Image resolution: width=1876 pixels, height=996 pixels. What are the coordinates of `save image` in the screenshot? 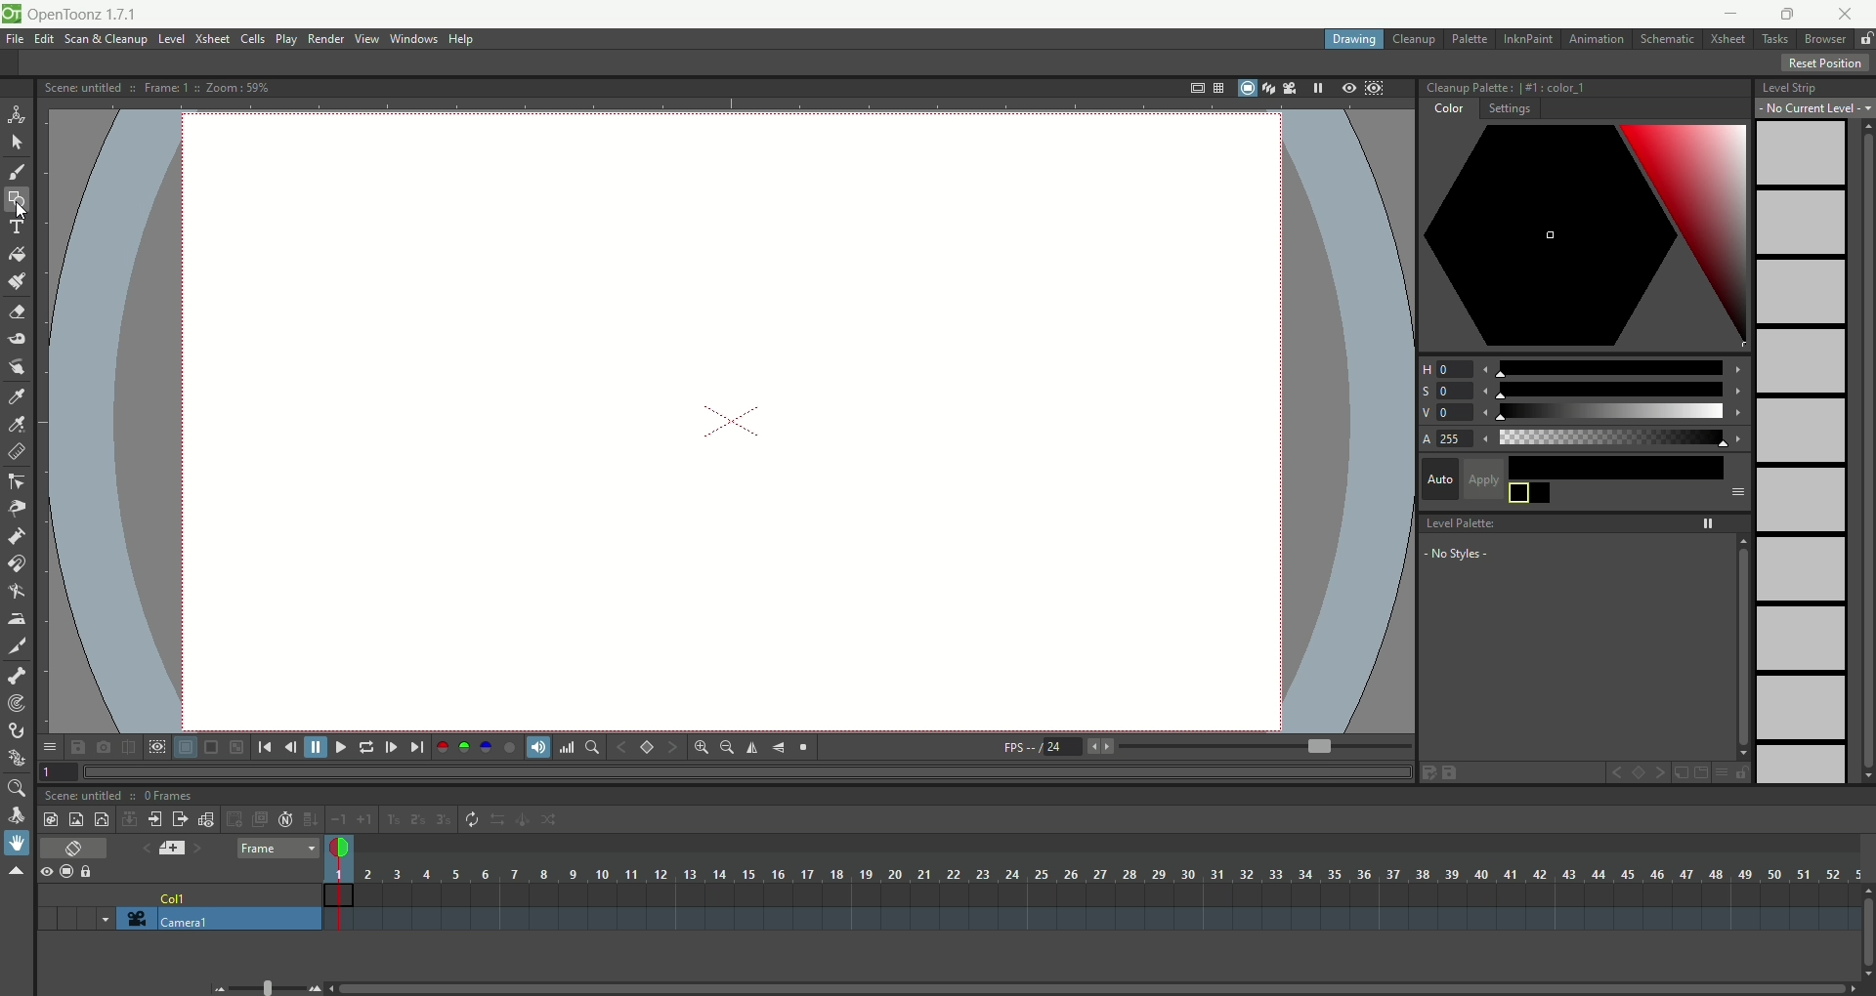 It's located at (80, 747).